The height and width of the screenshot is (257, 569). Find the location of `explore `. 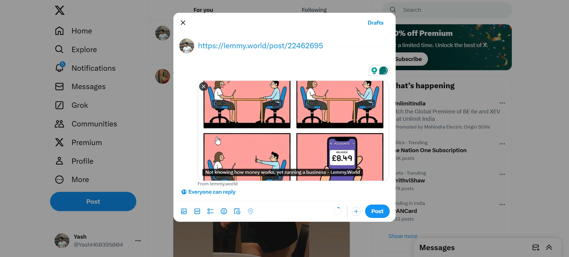

explore  is located at coordinates (78, 51).